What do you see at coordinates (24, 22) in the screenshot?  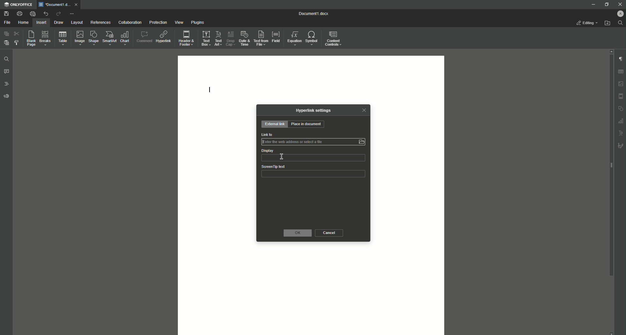 I see `Home` at bounding box center [24, 22].